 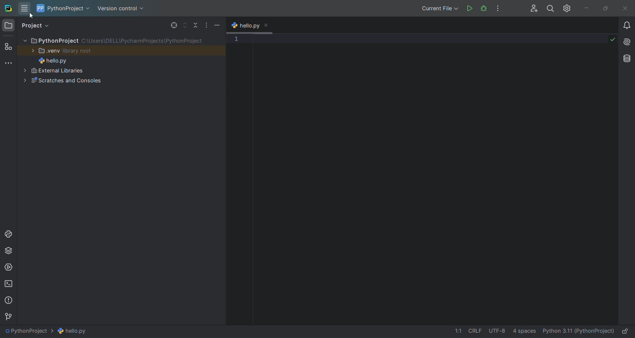 I want to click on project window, so click(x=8, y=24).